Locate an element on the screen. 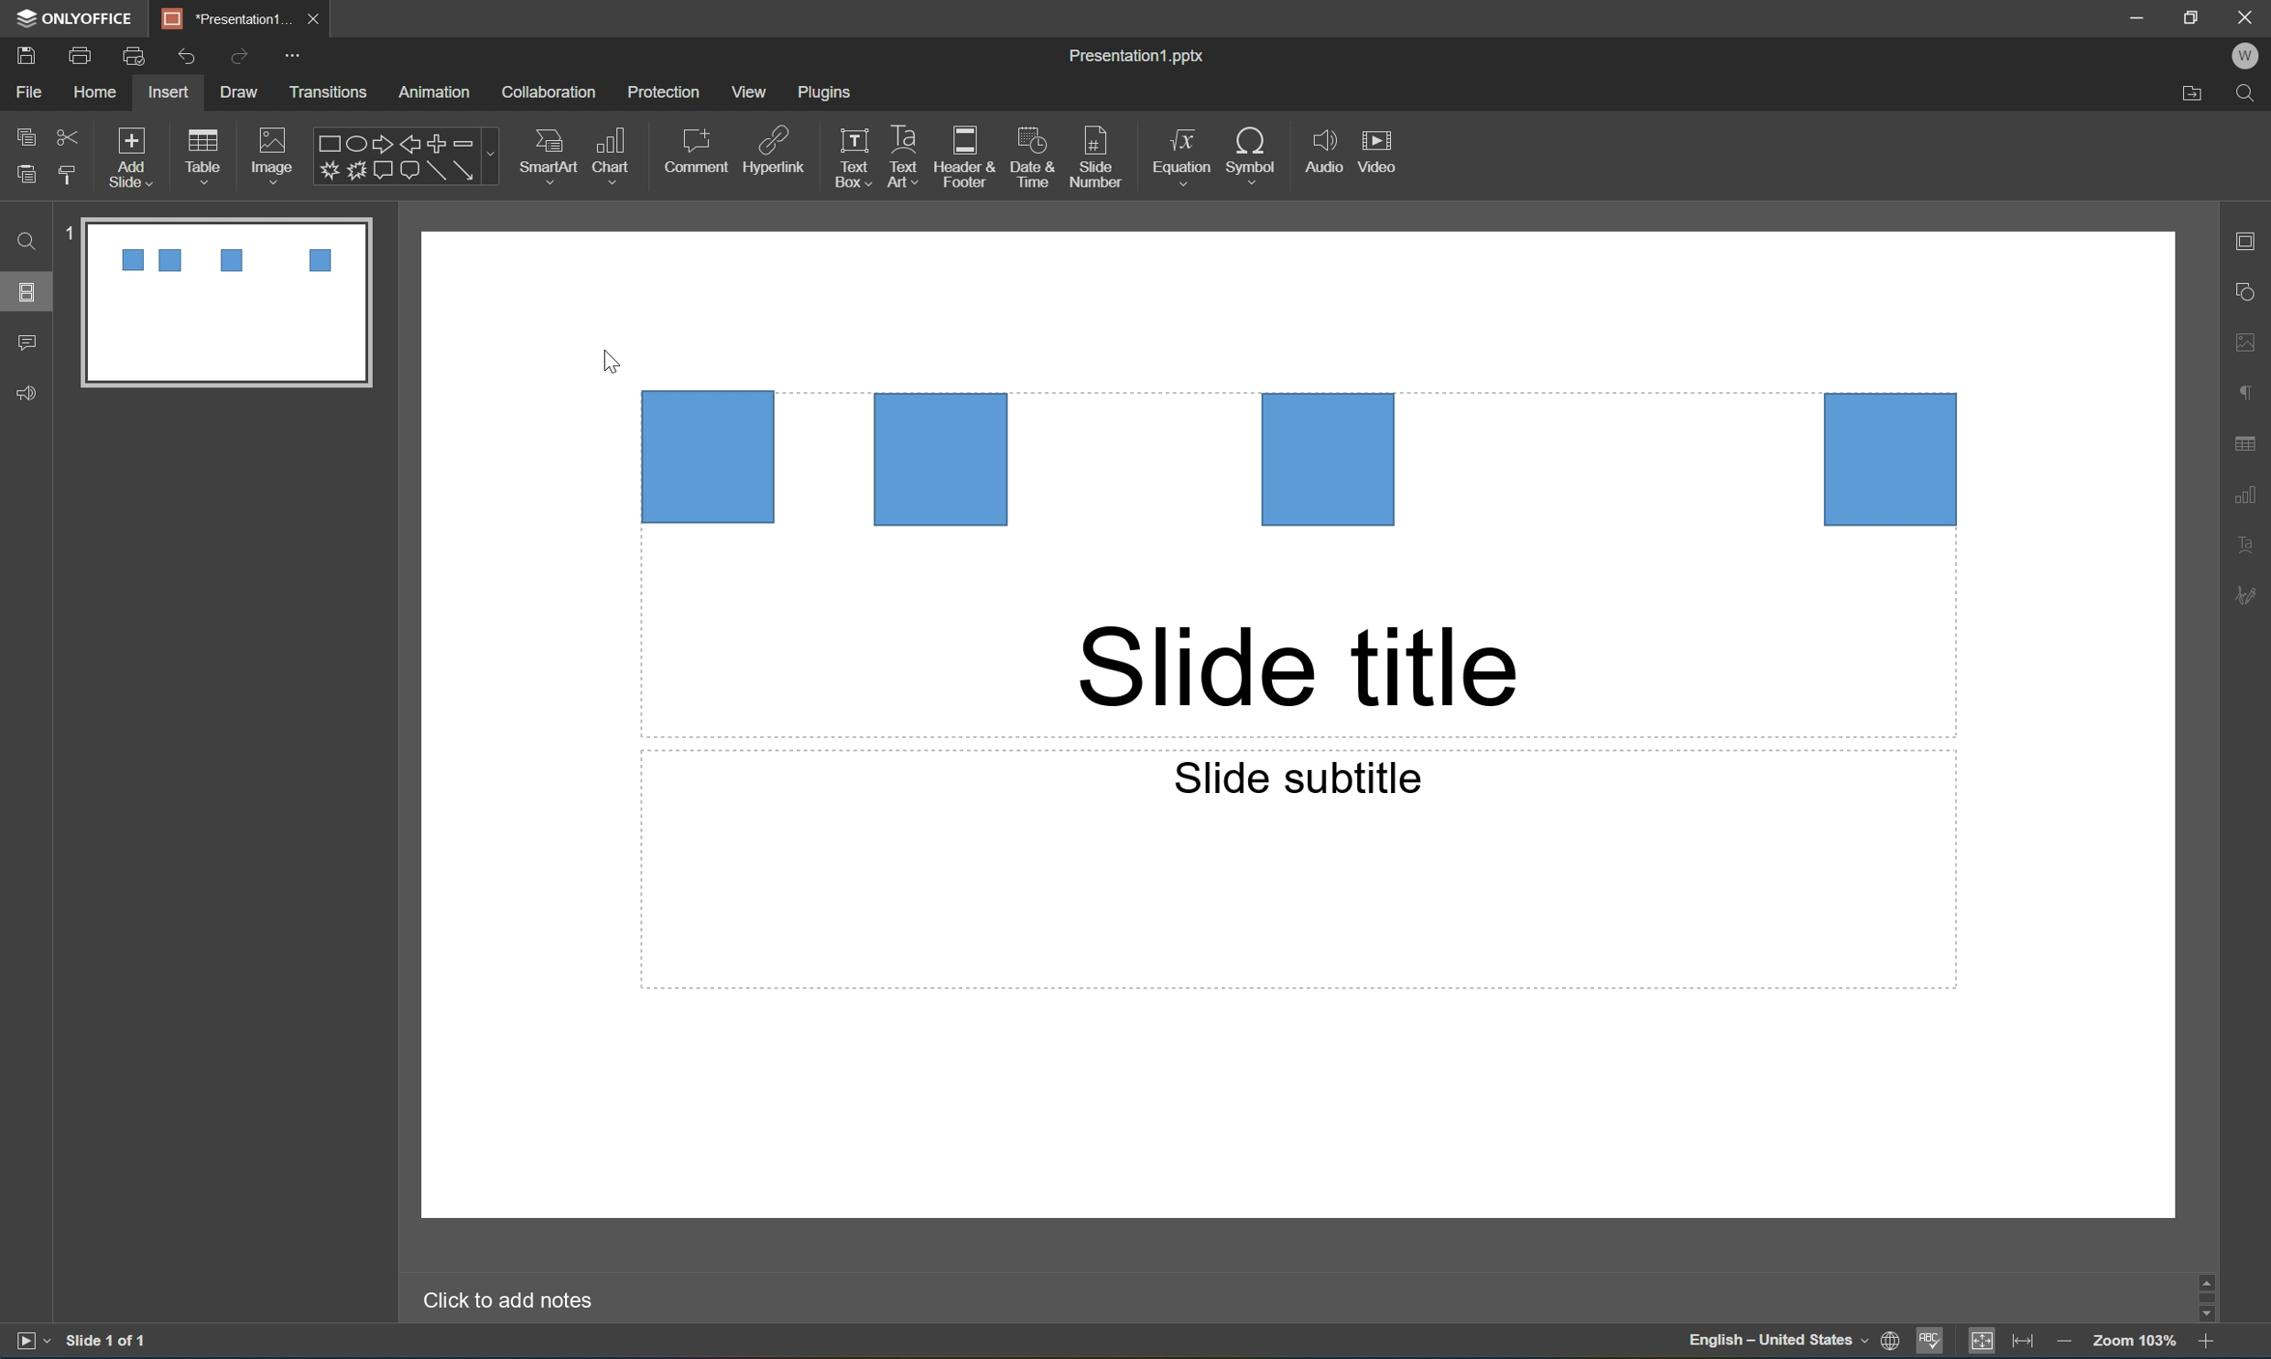 The height and width of the screenshot is (1359, 2271). Click to add notes is located at coordinates (514, 1300).